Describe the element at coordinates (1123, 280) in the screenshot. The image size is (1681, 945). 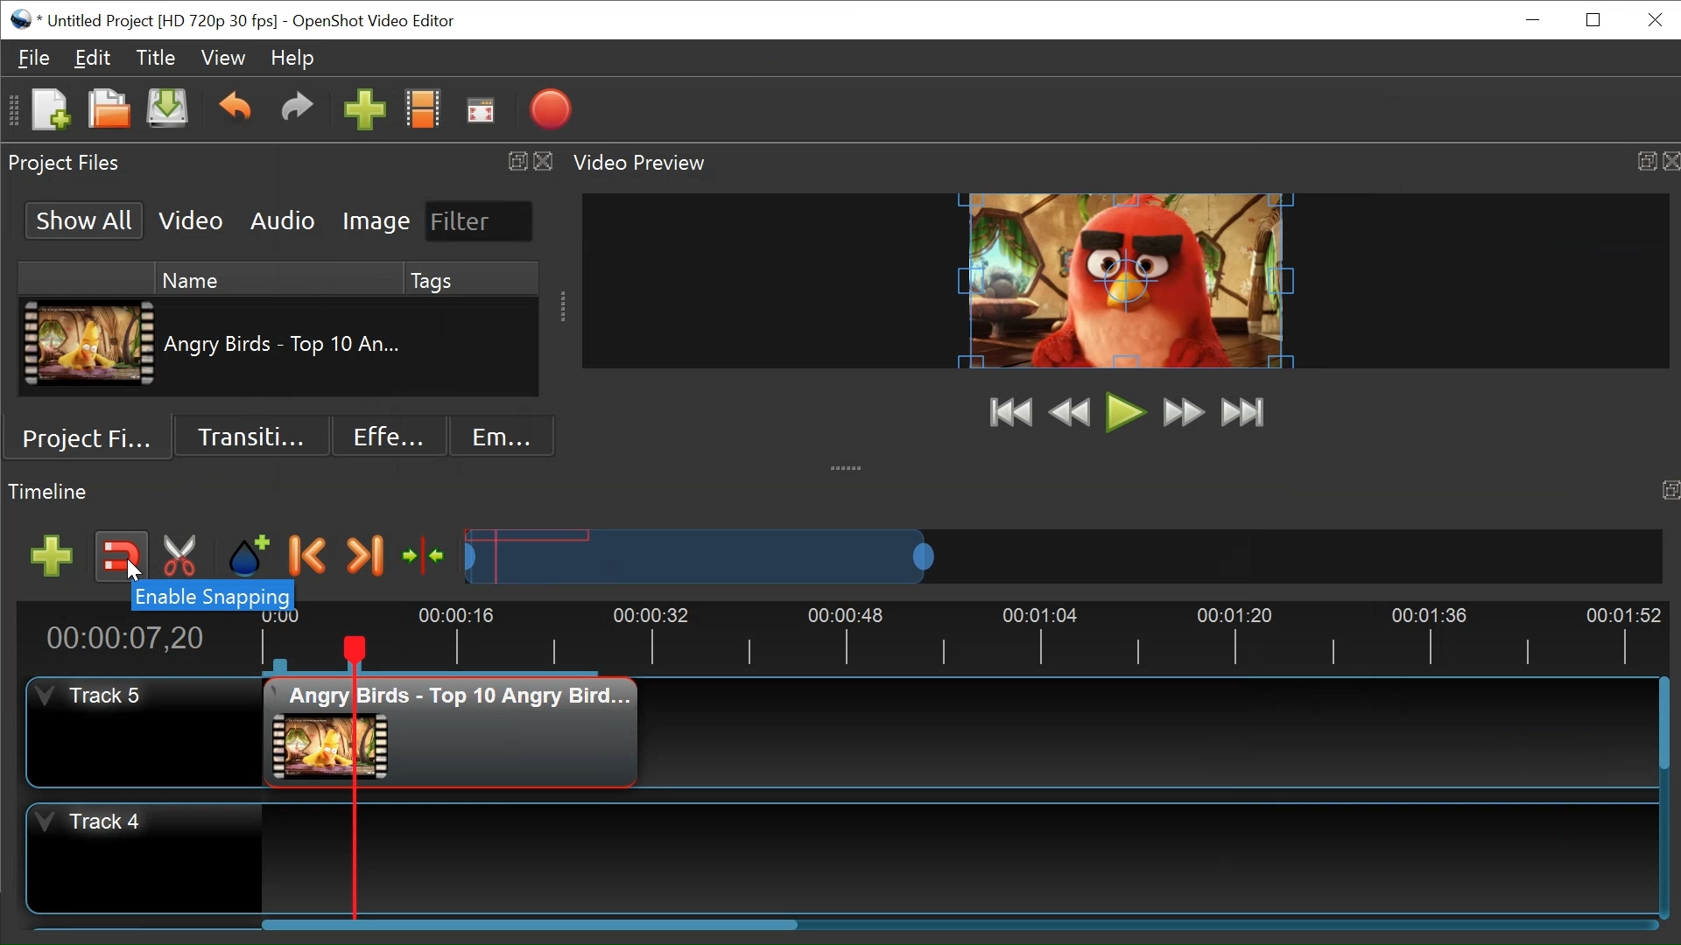
I see `Preview Window` at that location.